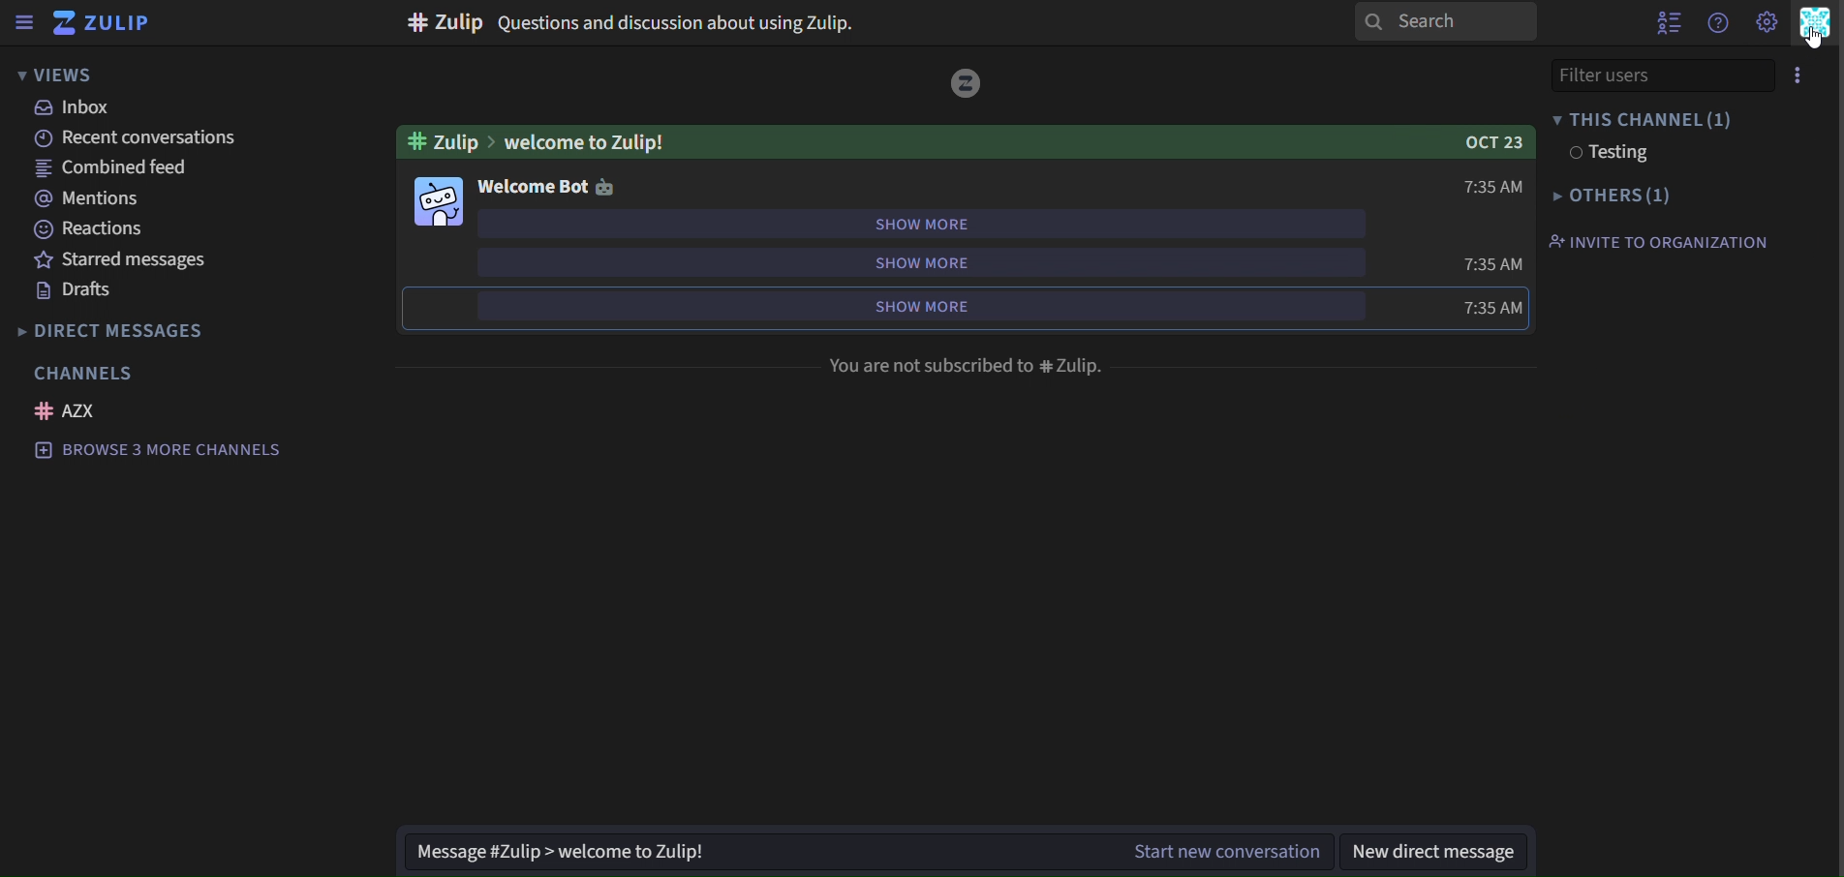  What do you see at coordinates (1643, 120) in the screenshot?
I see `this channel (1)` at bounding box center [1643, 120].